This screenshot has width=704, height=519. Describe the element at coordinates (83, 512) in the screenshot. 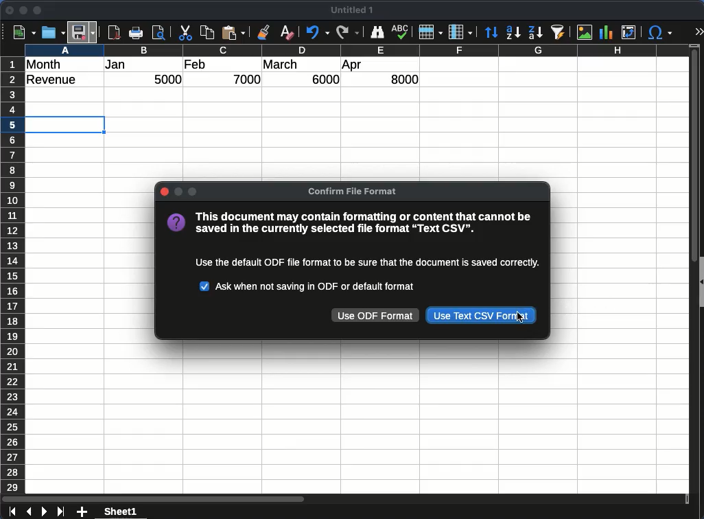

I see `add sheet` at that location.